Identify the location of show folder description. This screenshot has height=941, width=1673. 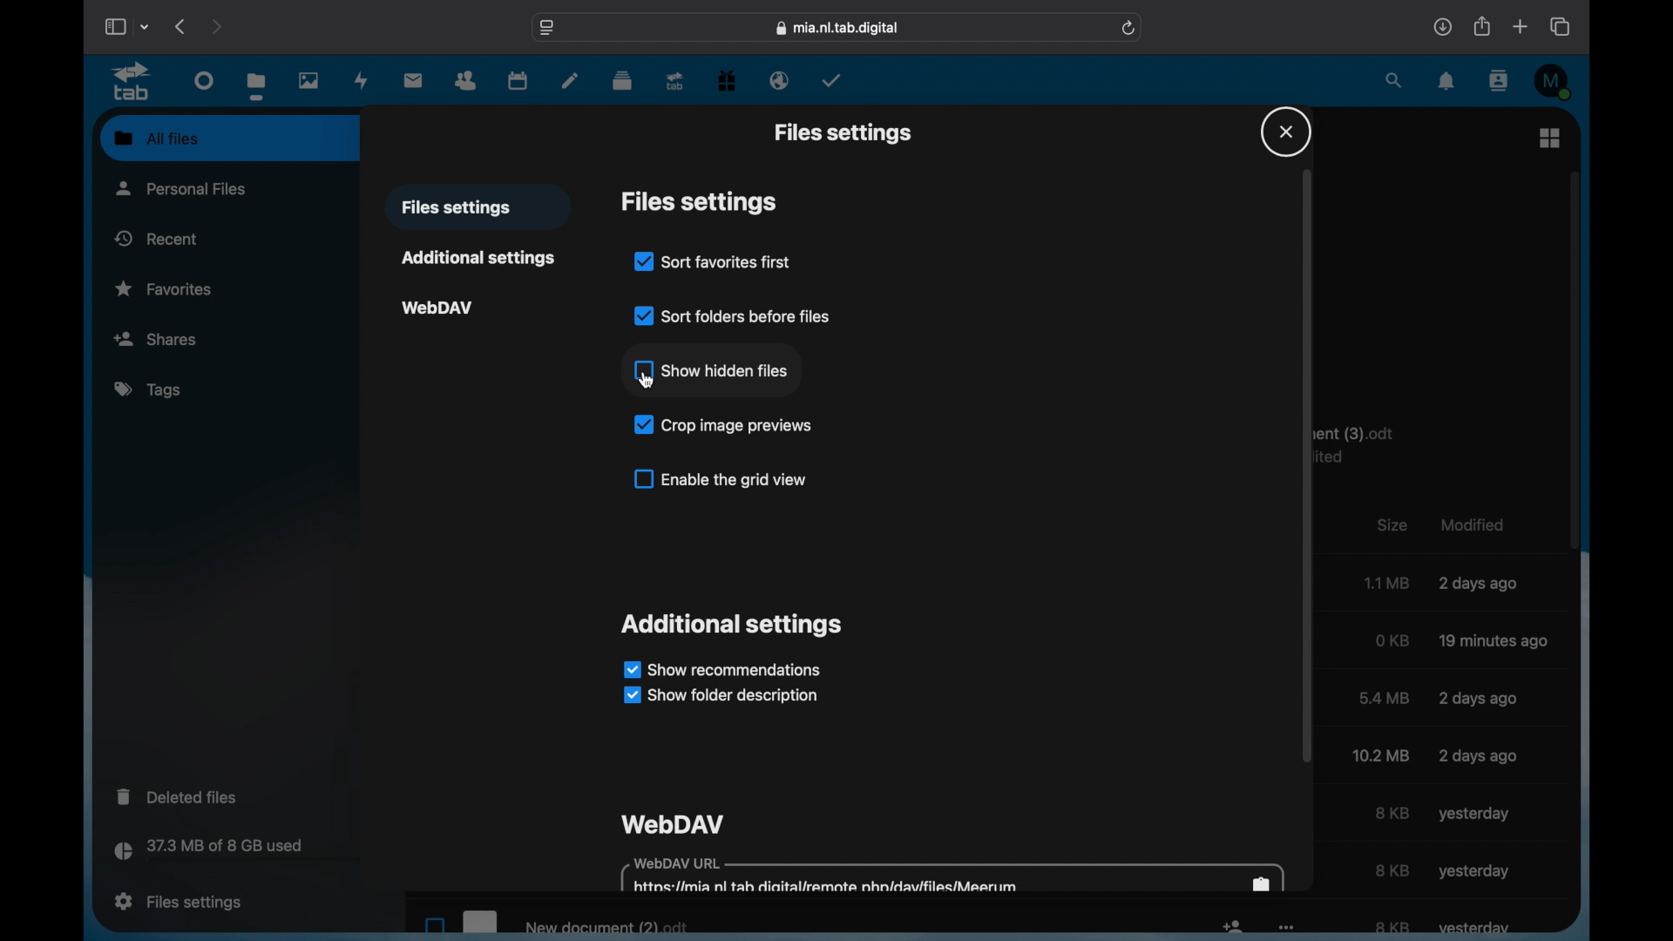
(721, 696).